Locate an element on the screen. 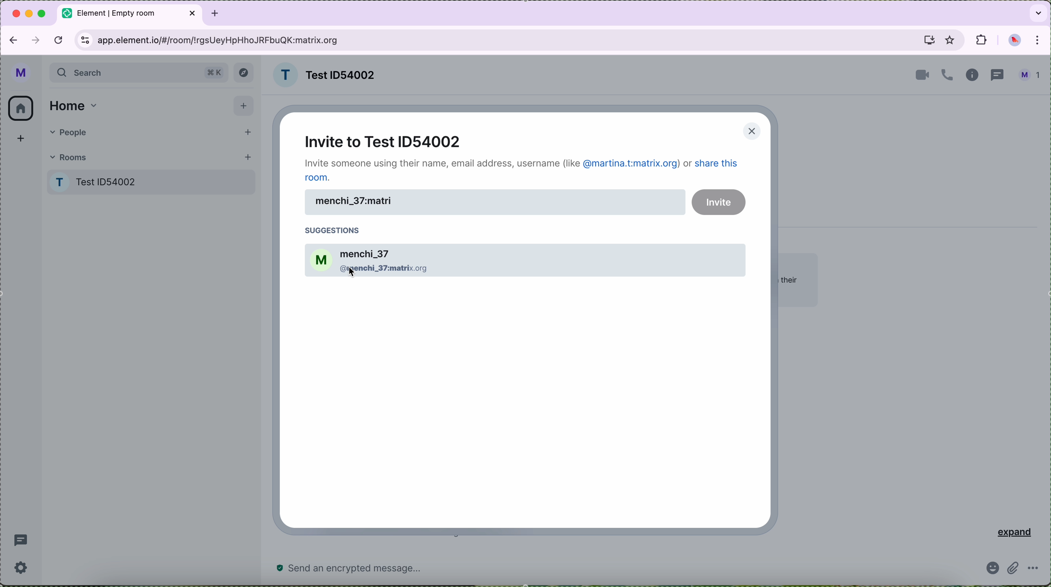  attach file is located at coordinates (1016, 570).